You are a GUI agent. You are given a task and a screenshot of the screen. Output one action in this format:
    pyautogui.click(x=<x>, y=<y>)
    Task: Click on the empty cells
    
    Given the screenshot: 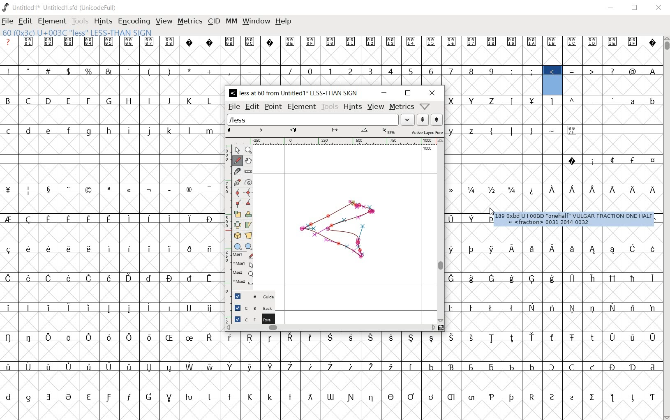 What is the action you would take?
    pyautogui.click(x=552, y=174)
    